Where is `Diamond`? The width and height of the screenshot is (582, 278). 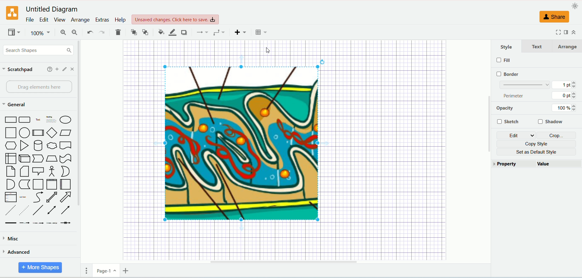 Diamond is located at coordinates (52, 134).